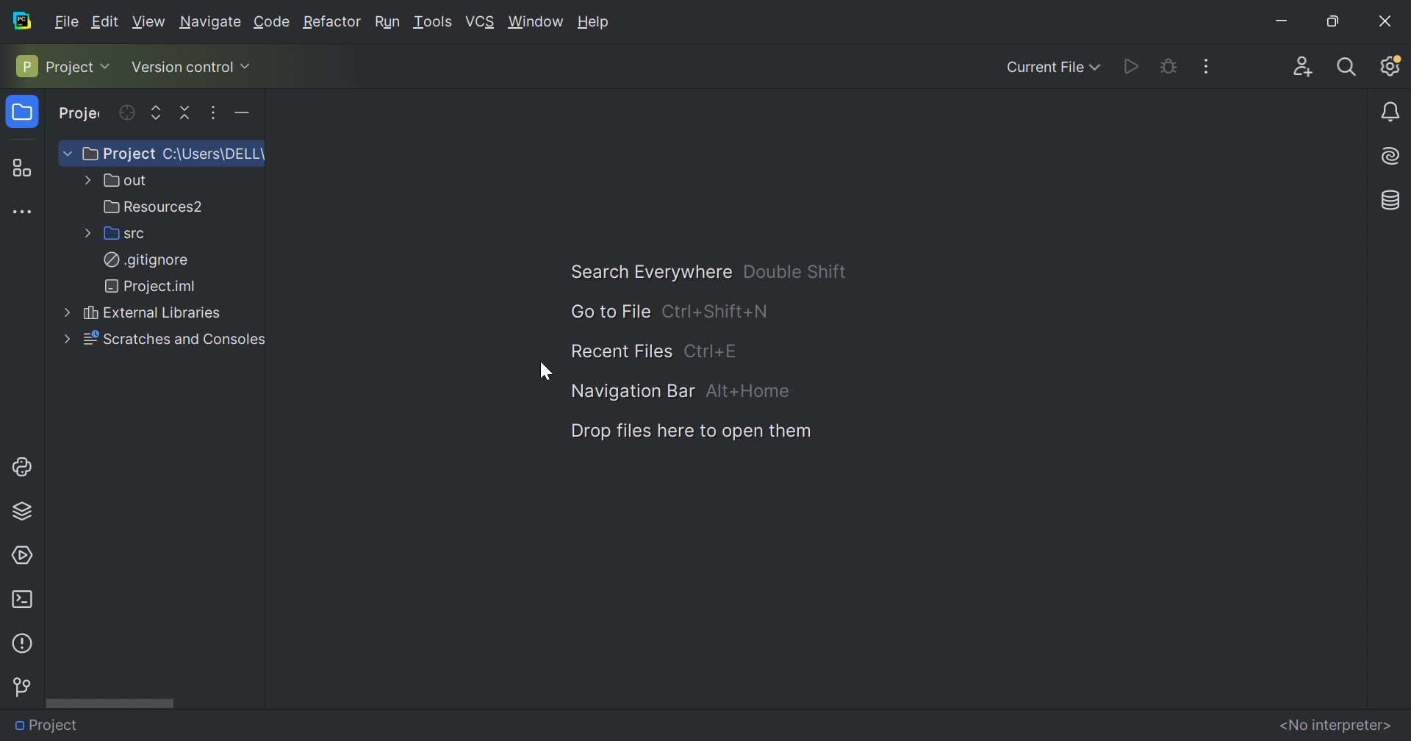 Image resolution: width=1411 pixels, height=741 pixels. Describe the element at coordinates (248, 65) in the screenshot. I see `Drop Down` at that location.